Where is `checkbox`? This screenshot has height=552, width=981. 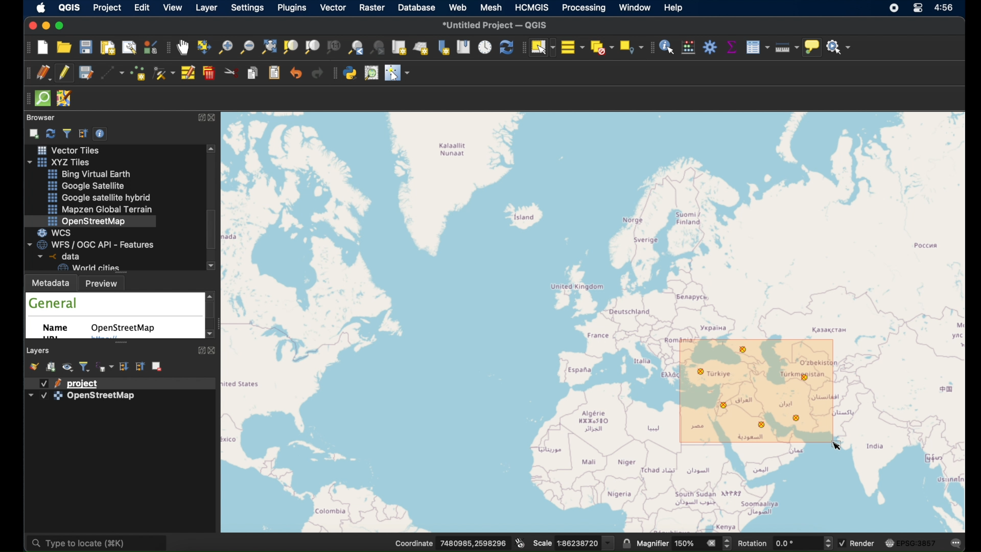 checkbox is located at coordinates (842, 543).